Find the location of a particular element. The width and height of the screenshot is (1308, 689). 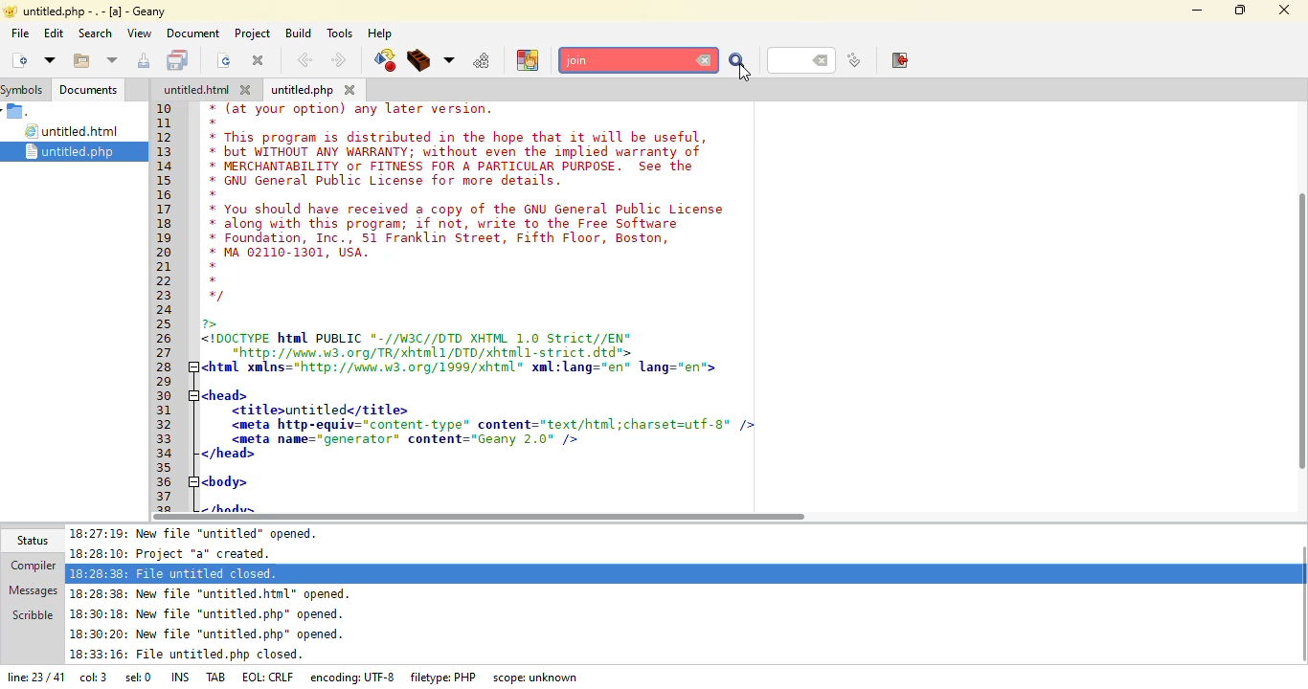

scroll bar is located at coordinates (479, 517).